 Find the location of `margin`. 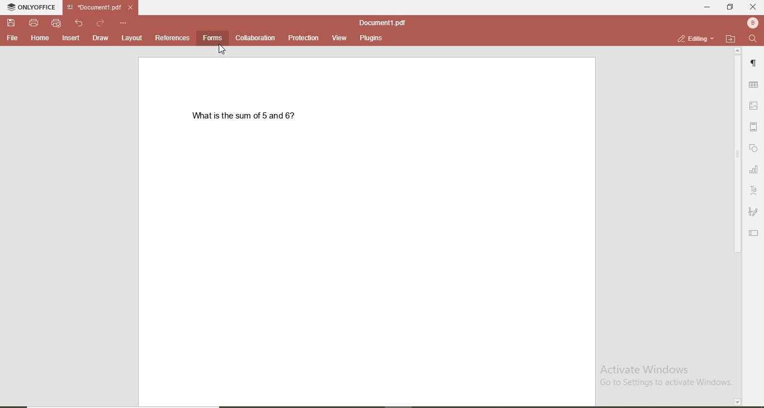

margin is located at coordinates (755, 128).